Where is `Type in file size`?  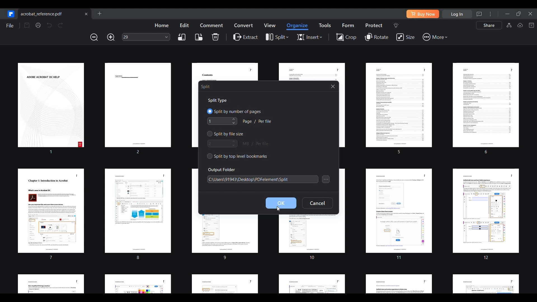
Type in file size is located at coordinates (218, 143).